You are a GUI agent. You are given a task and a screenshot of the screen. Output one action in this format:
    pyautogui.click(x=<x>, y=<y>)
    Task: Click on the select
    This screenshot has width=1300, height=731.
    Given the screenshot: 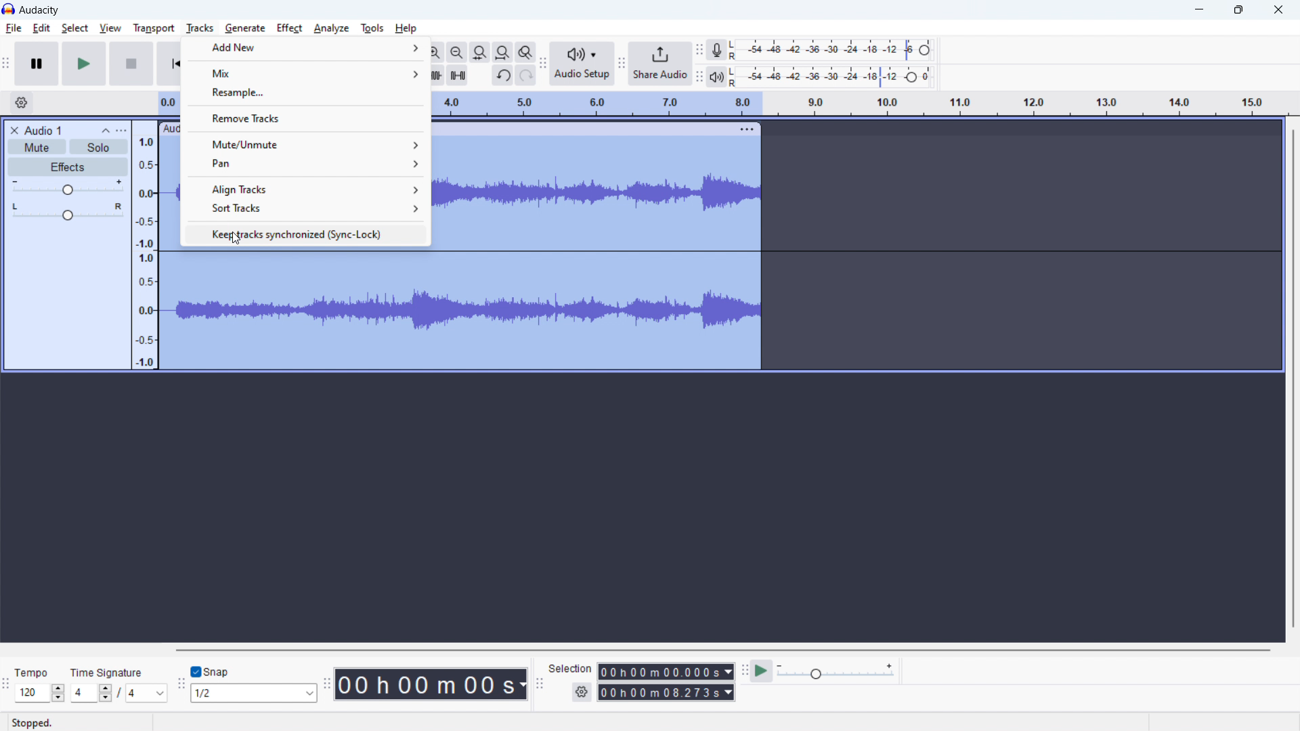 What is the action you would take?
    pyautogui.click(x=74, y=28)
    